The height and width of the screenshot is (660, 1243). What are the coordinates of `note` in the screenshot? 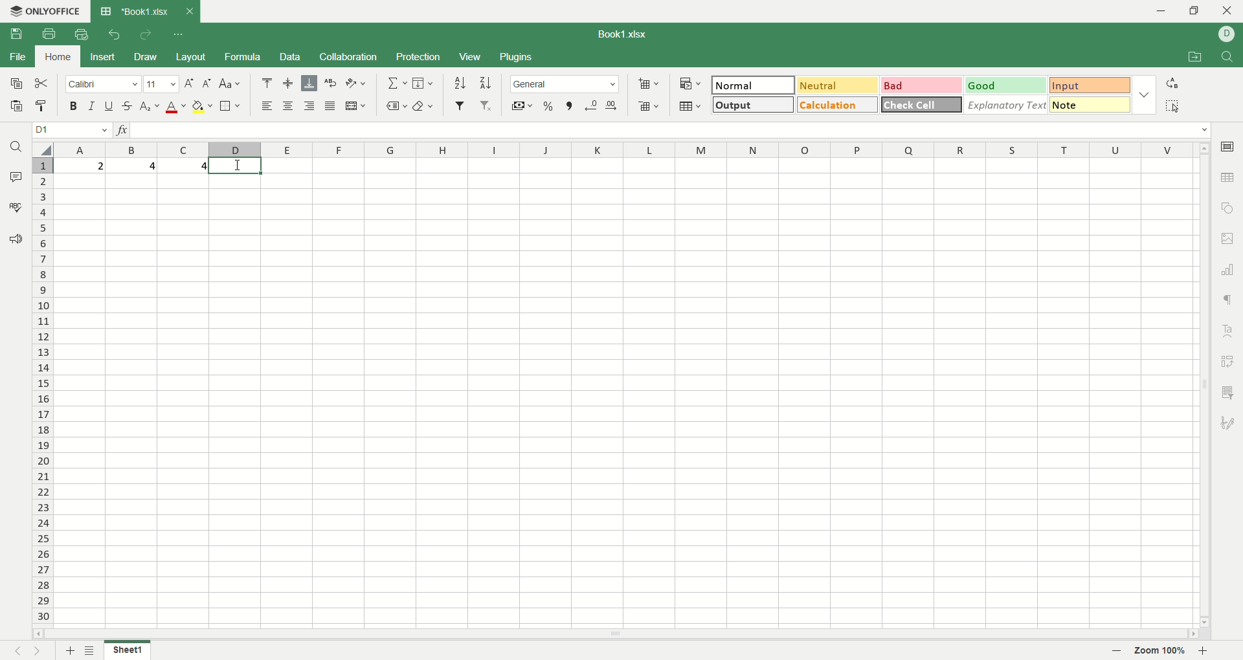 It's located at (1089, 105).